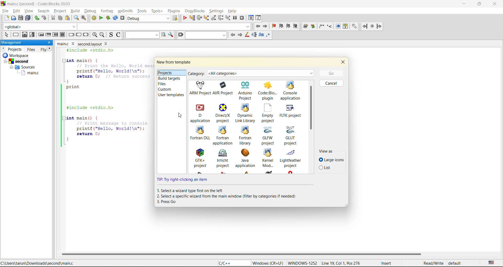  Describe the element at coordinates (42, 35) in the screenshot. I see `entry condition loop` at that location.